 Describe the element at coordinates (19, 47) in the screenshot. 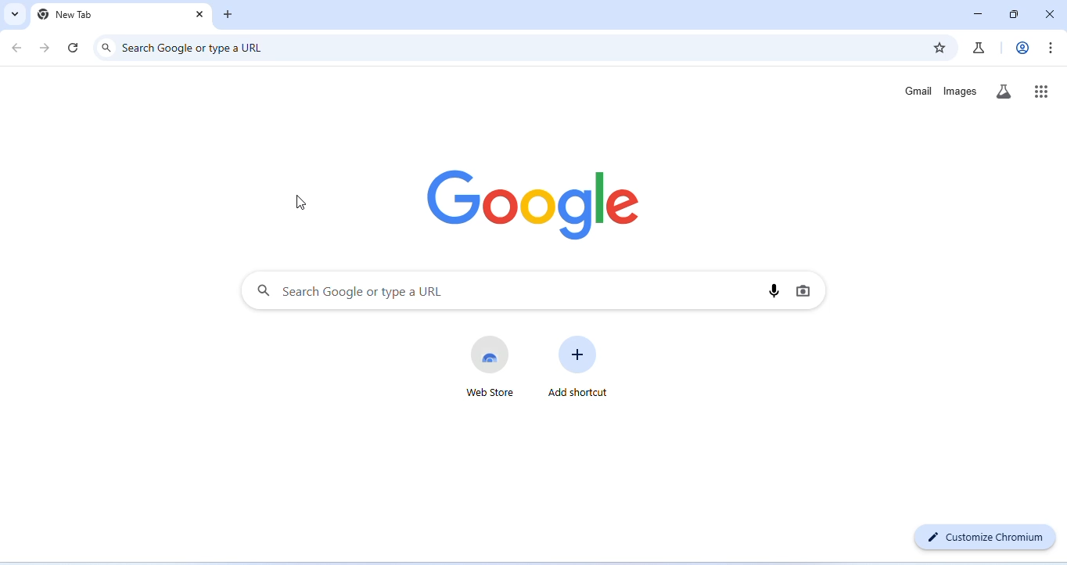

I see `go back` at that location.